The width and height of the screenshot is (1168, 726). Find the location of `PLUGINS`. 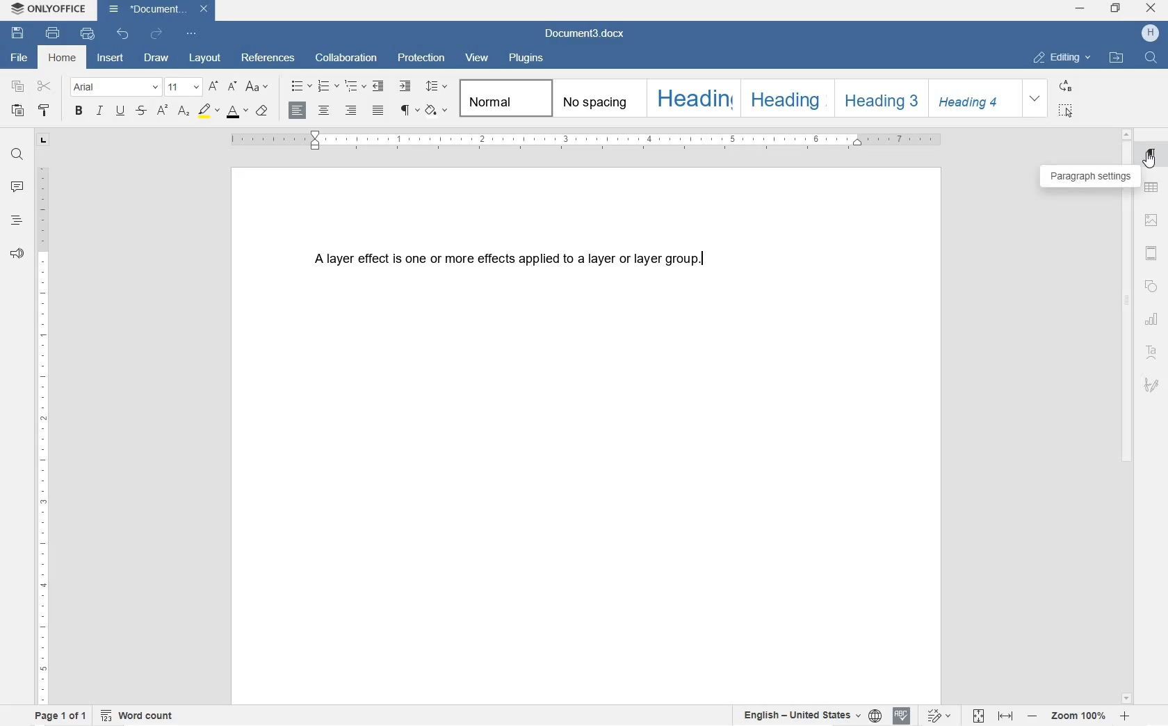

PLUGINS is located at coordinates (525, 58).